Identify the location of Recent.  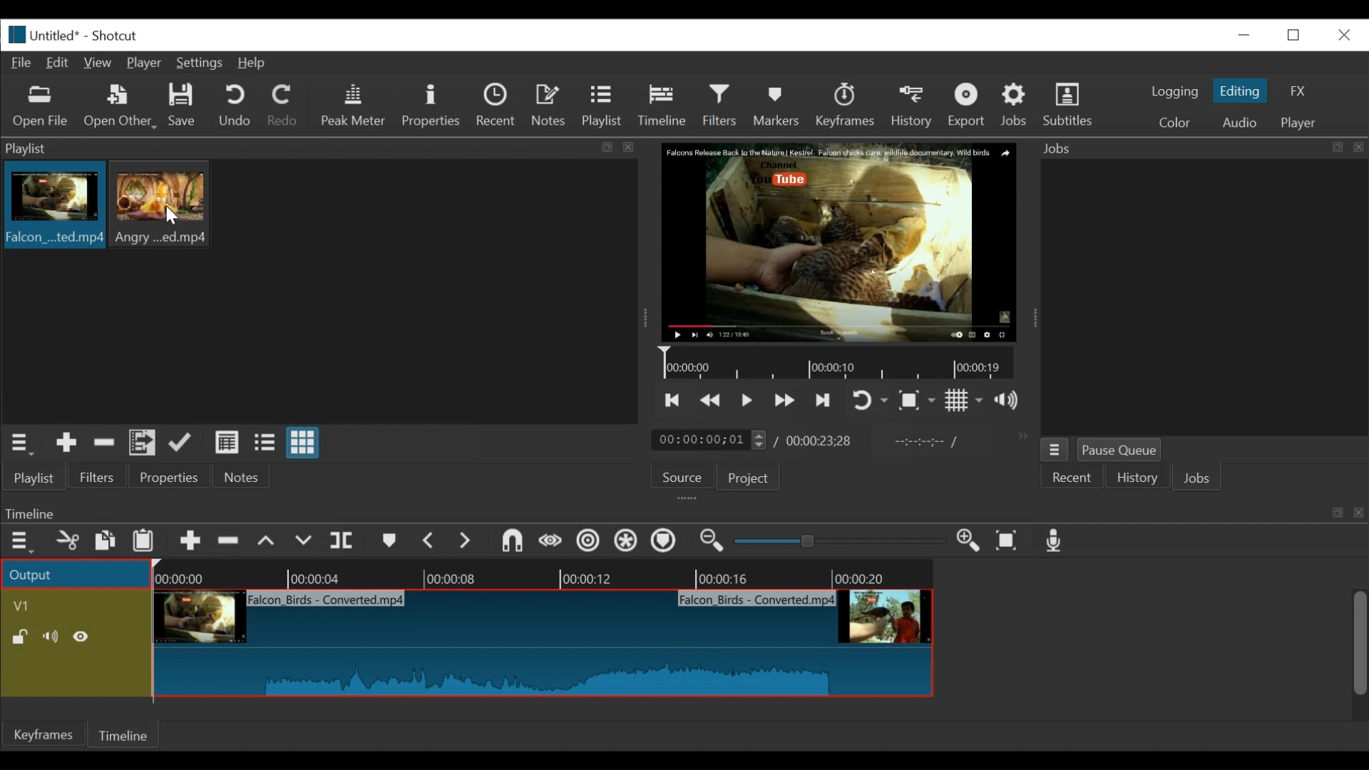
(1073, 478).